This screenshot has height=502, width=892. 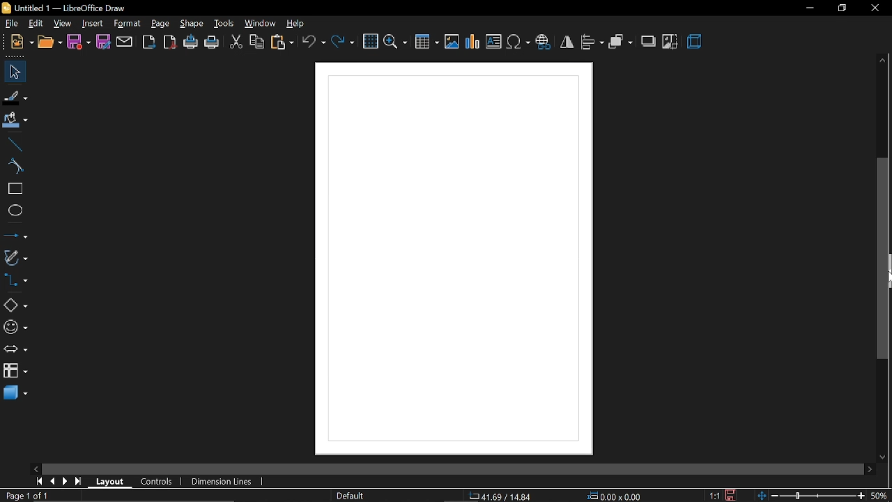 What do you see at coordinates (15, 120) in the screenshot?
I see `fill color` at bounding box center [15, 120].